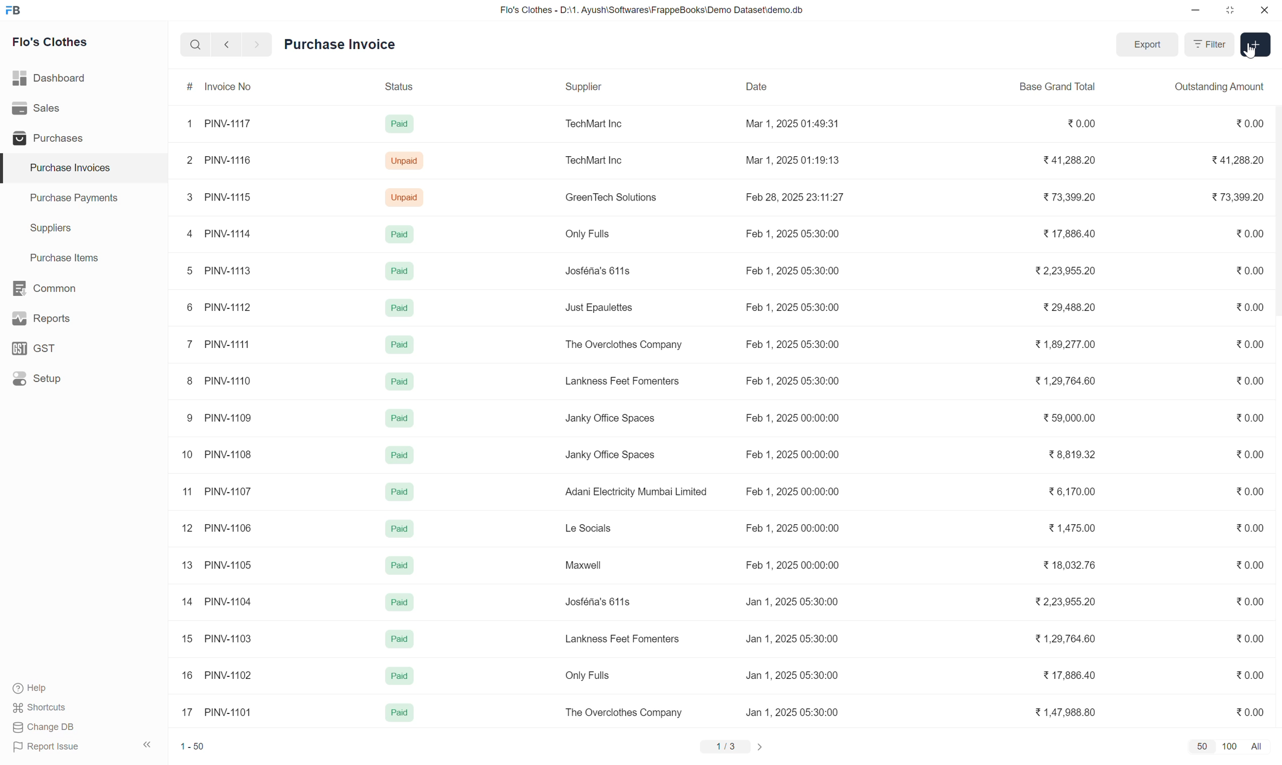 The image size is (1282, 765). What do you see at coordinates (792, 344) in the screenshot?
I see `Feb 1, 2025 05:30:00` at bounding box center [792, 344].